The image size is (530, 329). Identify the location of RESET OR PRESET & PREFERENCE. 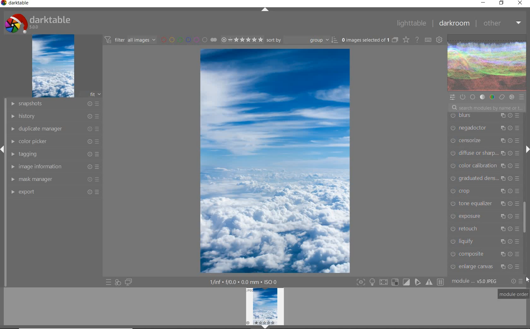
(516, 281).